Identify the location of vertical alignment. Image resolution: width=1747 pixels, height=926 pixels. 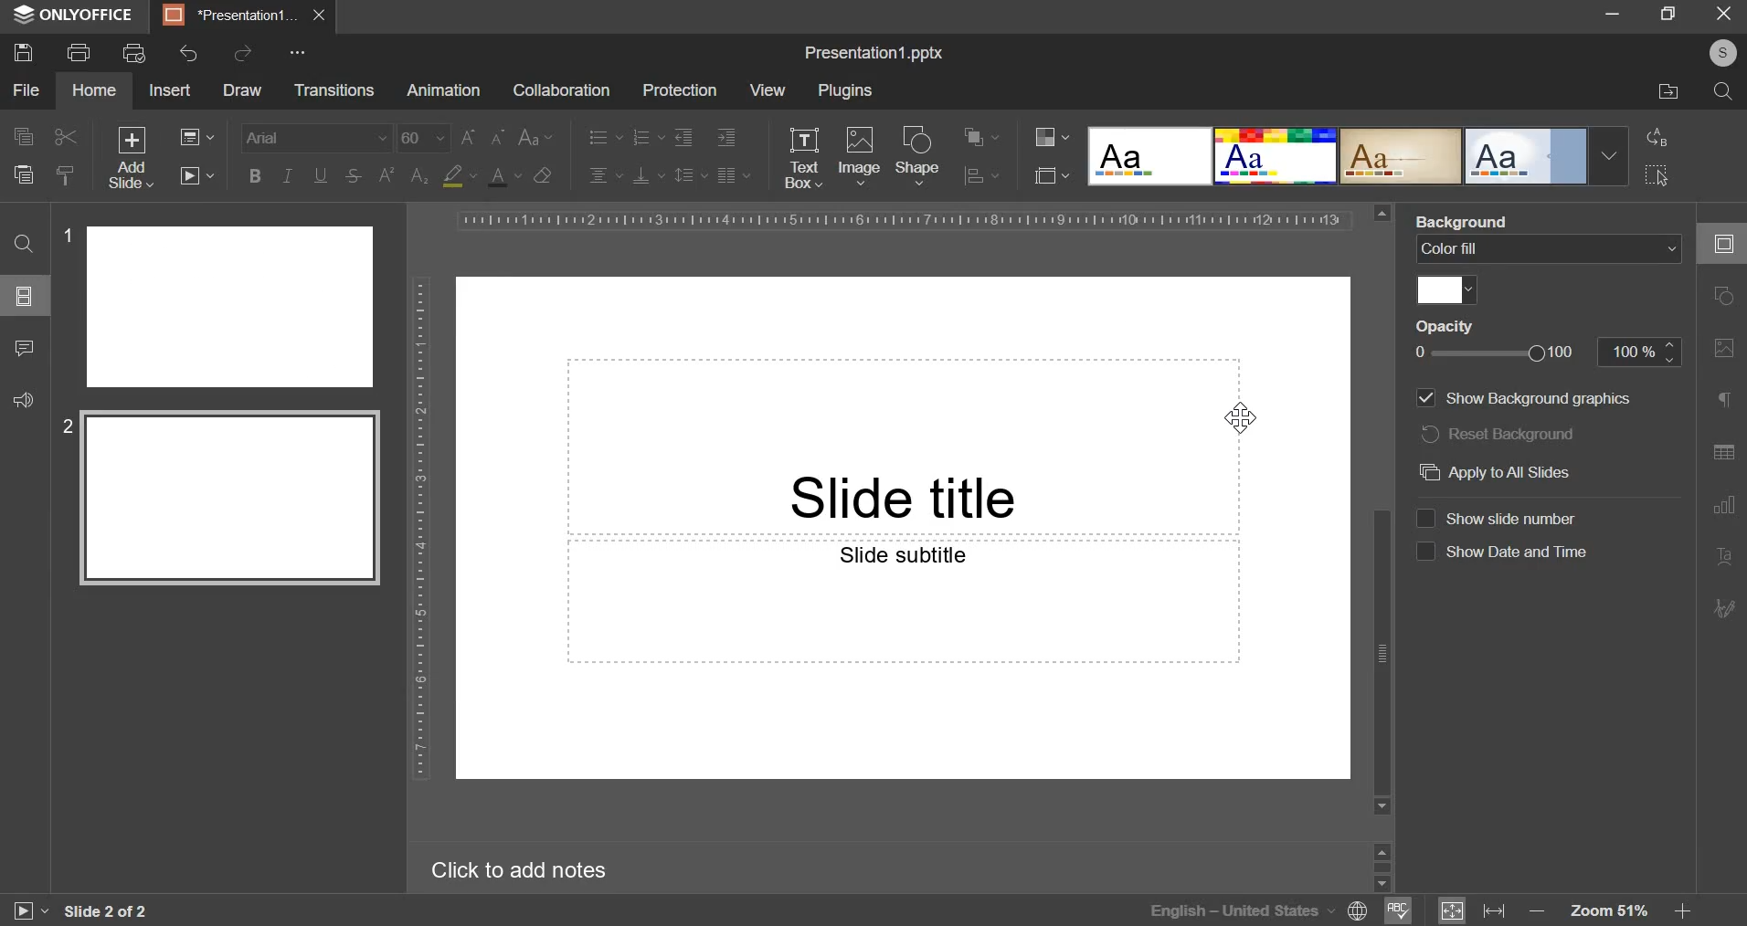
(650, 174).